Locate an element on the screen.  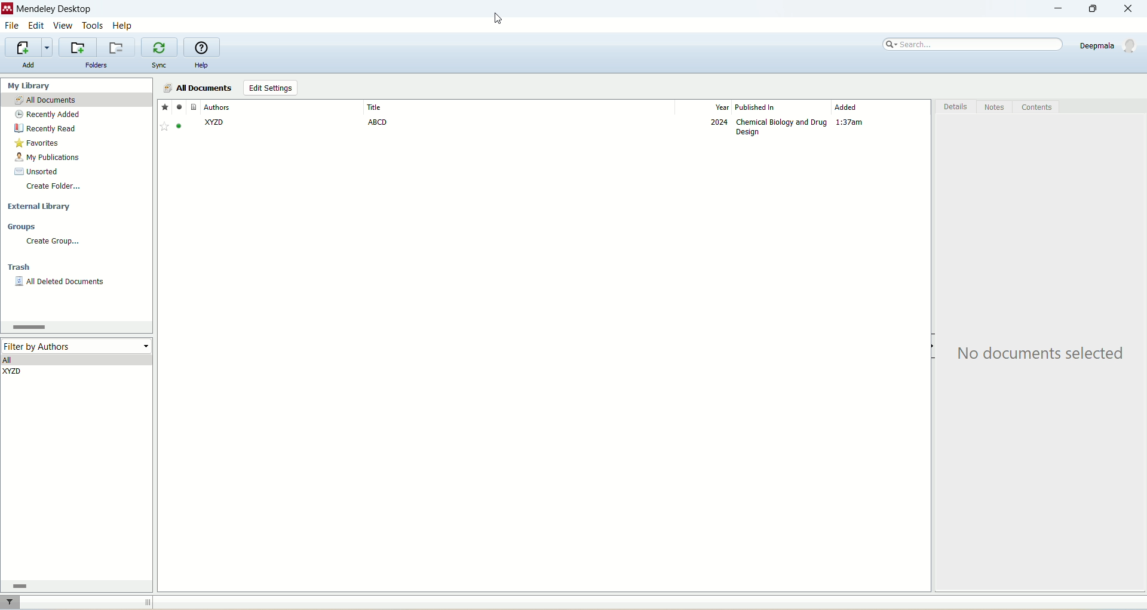
recently read is located at coordinates (45, 128).